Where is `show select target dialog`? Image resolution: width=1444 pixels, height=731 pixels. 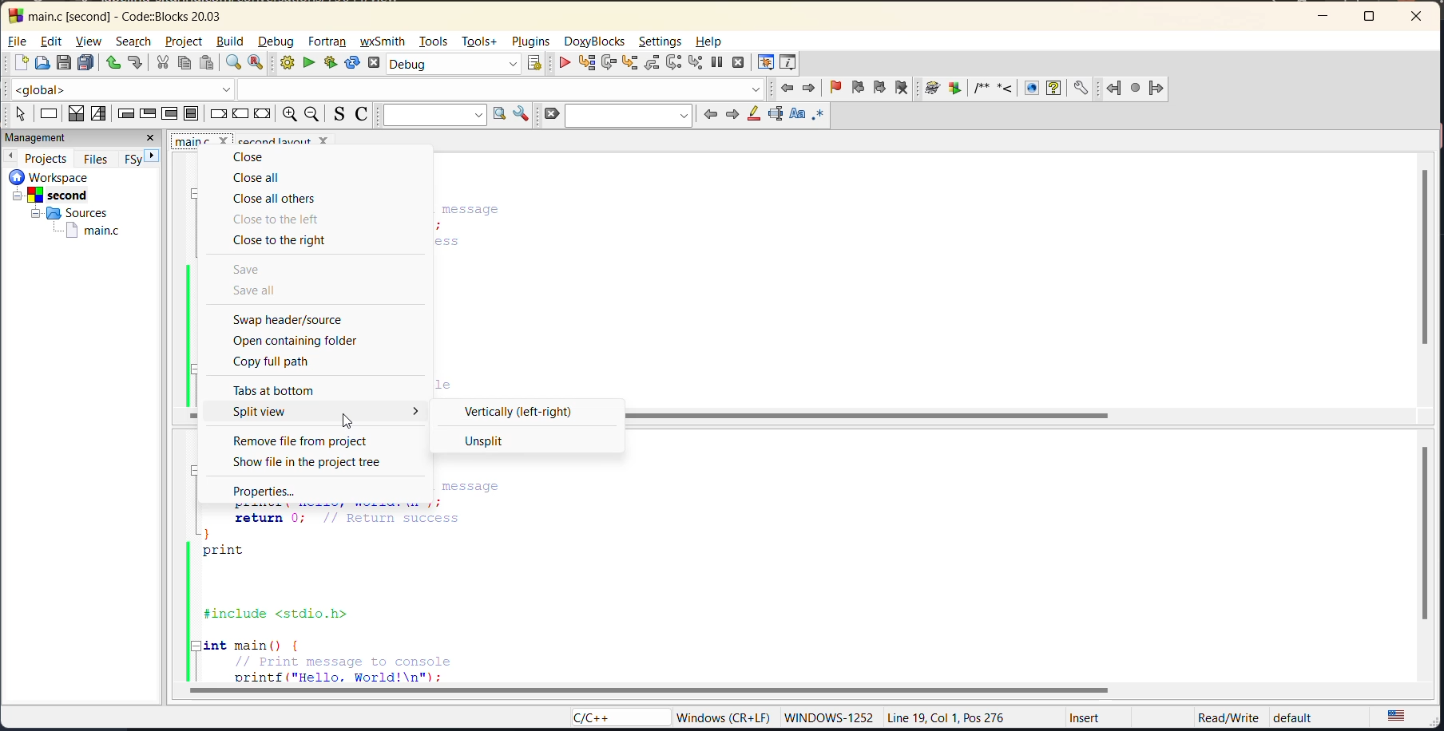
show select target dialog is located at coordinates (530, 64).